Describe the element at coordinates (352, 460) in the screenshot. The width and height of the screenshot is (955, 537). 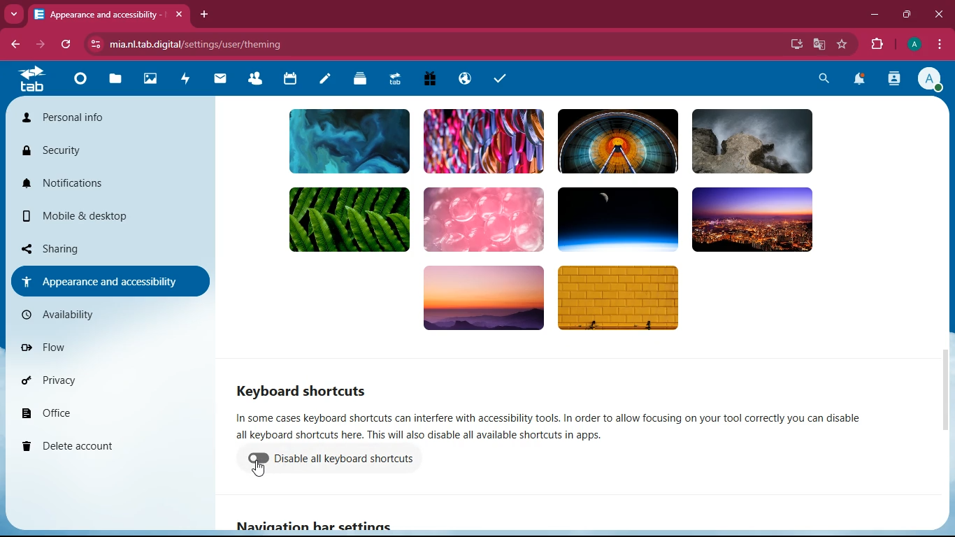
I see `disable` at that location.